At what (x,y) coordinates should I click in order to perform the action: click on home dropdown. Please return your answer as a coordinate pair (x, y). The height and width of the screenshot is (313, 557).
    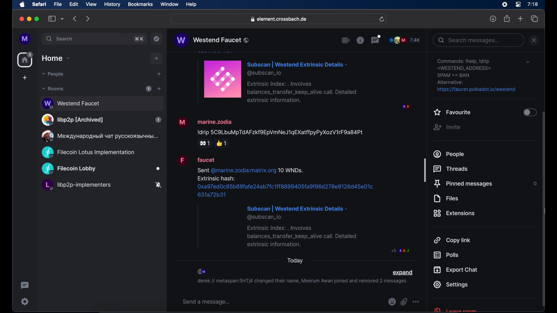
    Looking at the image, I should click on (56, 58).